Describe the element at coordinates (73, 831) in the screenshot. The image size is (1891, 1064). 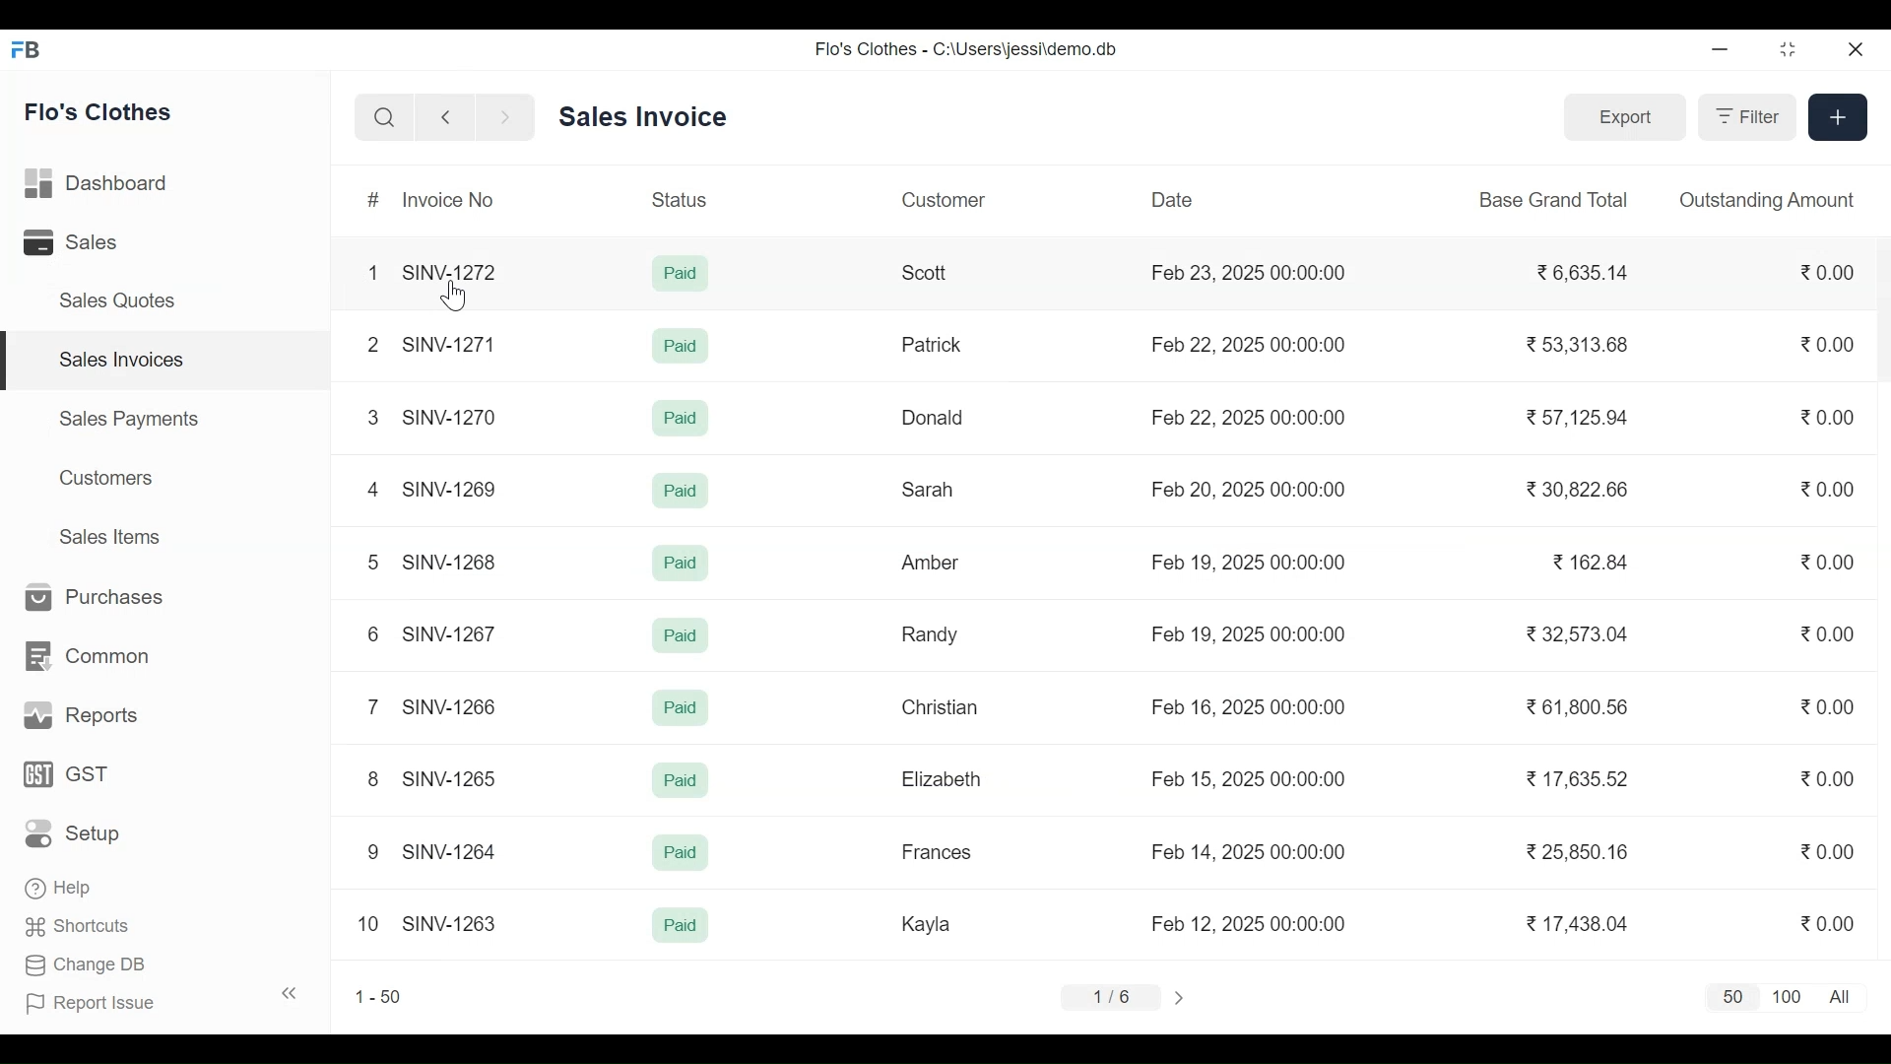
I see `Setup` at that location.